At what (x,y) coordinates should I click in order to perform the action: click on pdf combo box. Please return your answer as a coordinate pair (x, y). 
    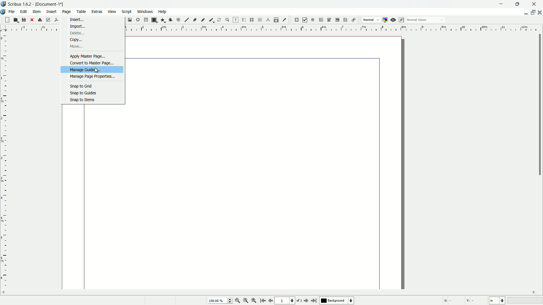
    Looking at the image, I should click on (329, 19).